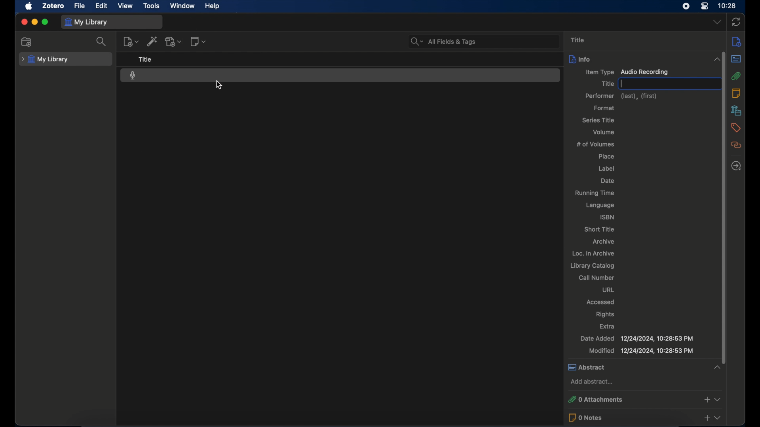 This screenshot has height=427, width=760. Describe the element at coordinates (131, 42) in the screenshot. I see `new item` at that location.